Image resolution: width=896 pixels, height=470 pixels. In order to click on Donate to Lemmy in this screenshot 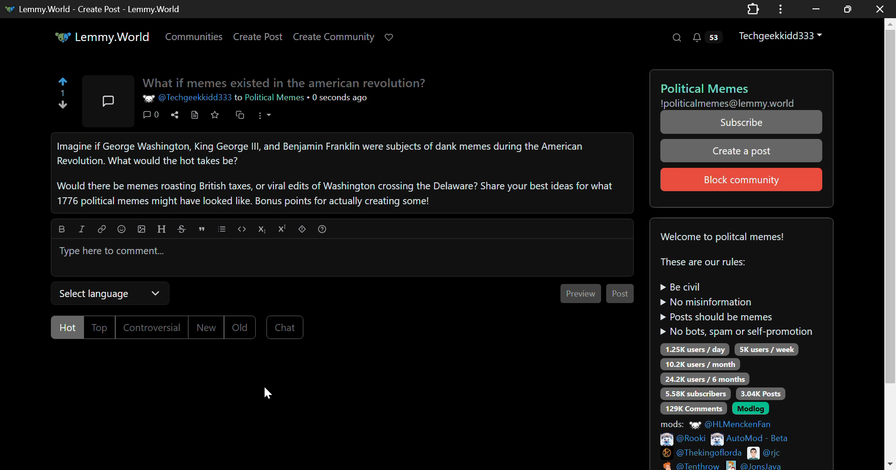, I will do `click(391, 36)`.